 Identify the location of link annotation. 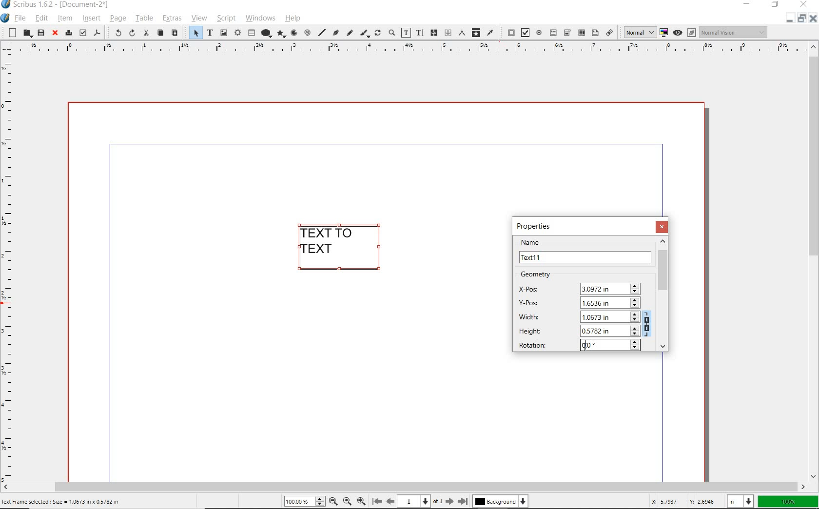
(608, 32).